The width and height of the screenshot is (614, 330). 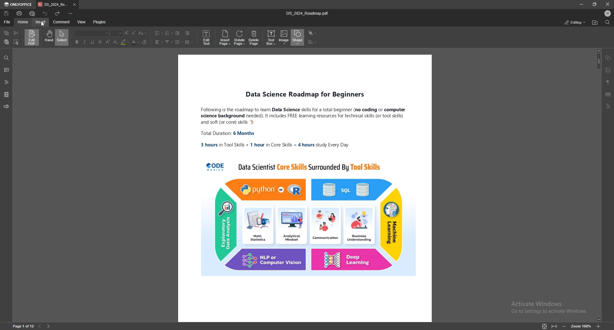 What do you see at coordinates (608, 70) in the screenshot?
I see `image` at bounding box center [608, 70].